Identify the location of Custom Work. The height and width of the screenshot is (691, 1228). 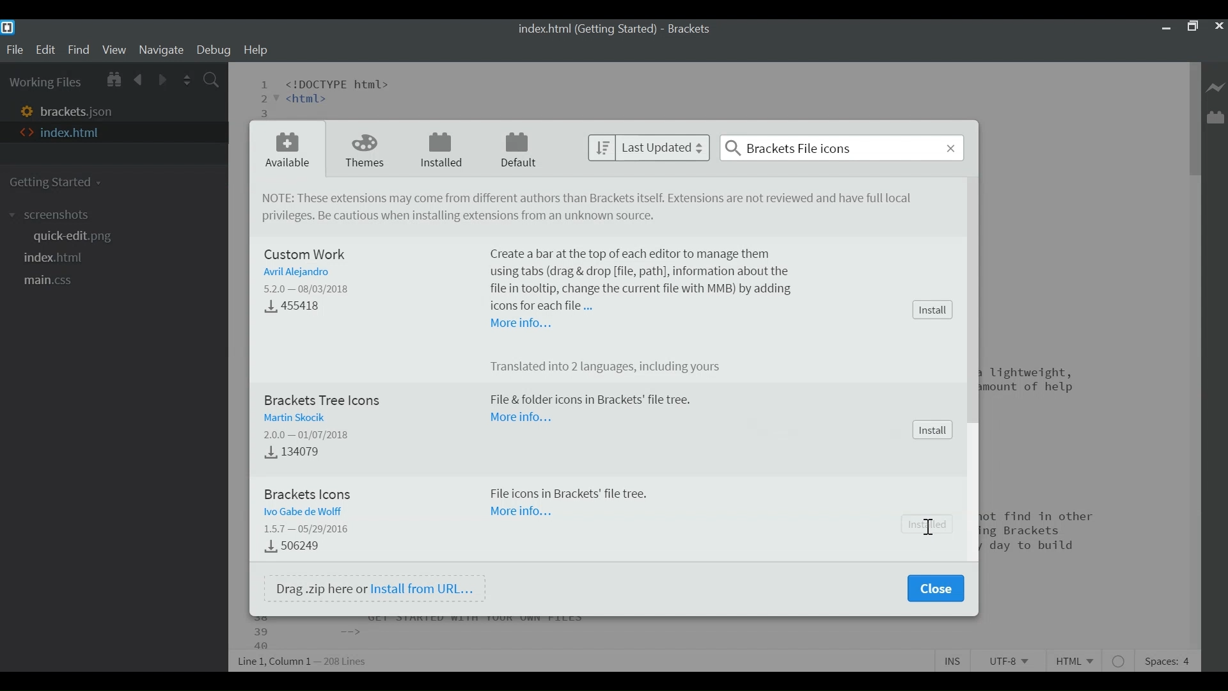
(308, 254).